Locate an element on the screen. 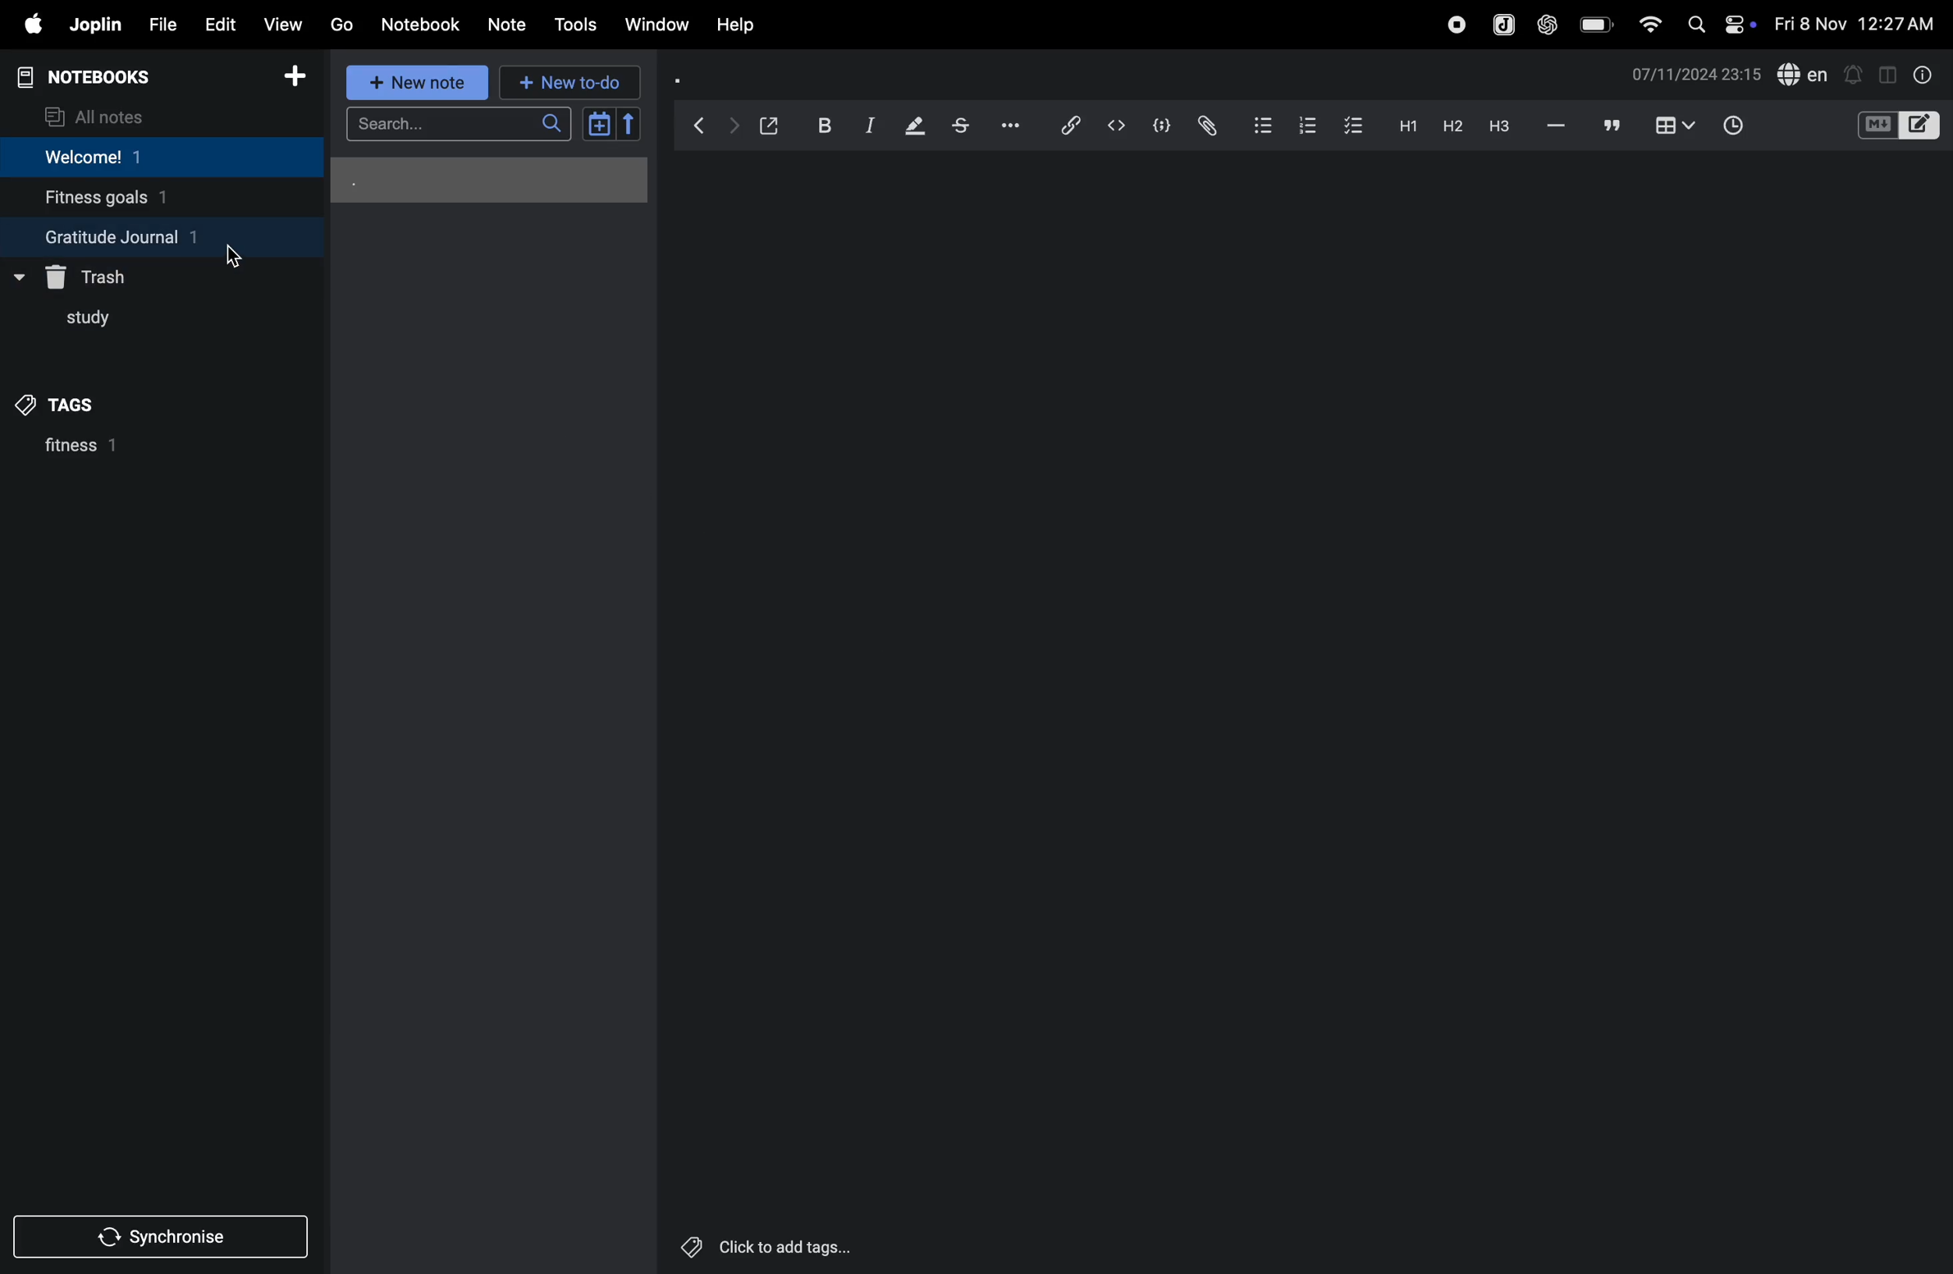 The width and height of the screenshot is (1953, 1274). inline code is located at coordinates (1114, 127).